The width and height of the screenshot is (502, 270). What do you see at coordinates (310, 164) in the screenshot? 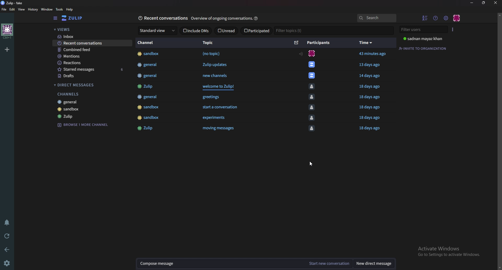
I see `cursor` at bounding box center [310, 164].